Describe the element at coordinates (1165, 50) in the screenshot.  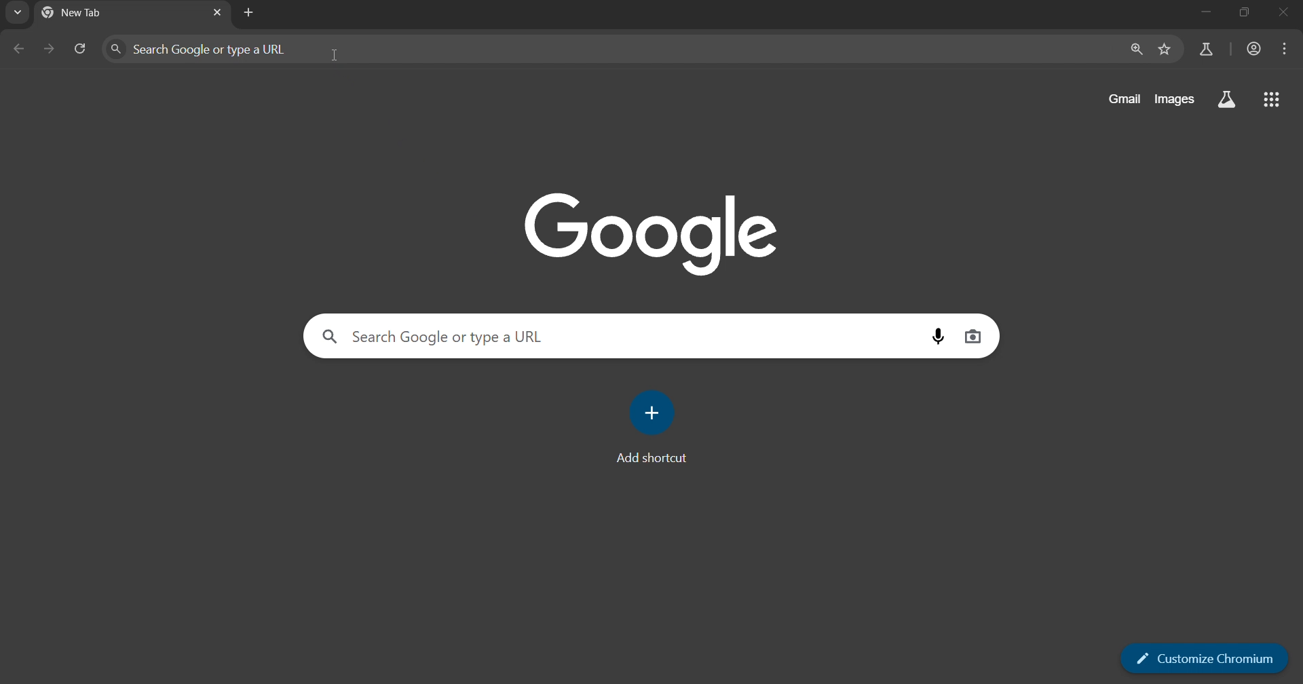
I see `bookmark page` at that location.